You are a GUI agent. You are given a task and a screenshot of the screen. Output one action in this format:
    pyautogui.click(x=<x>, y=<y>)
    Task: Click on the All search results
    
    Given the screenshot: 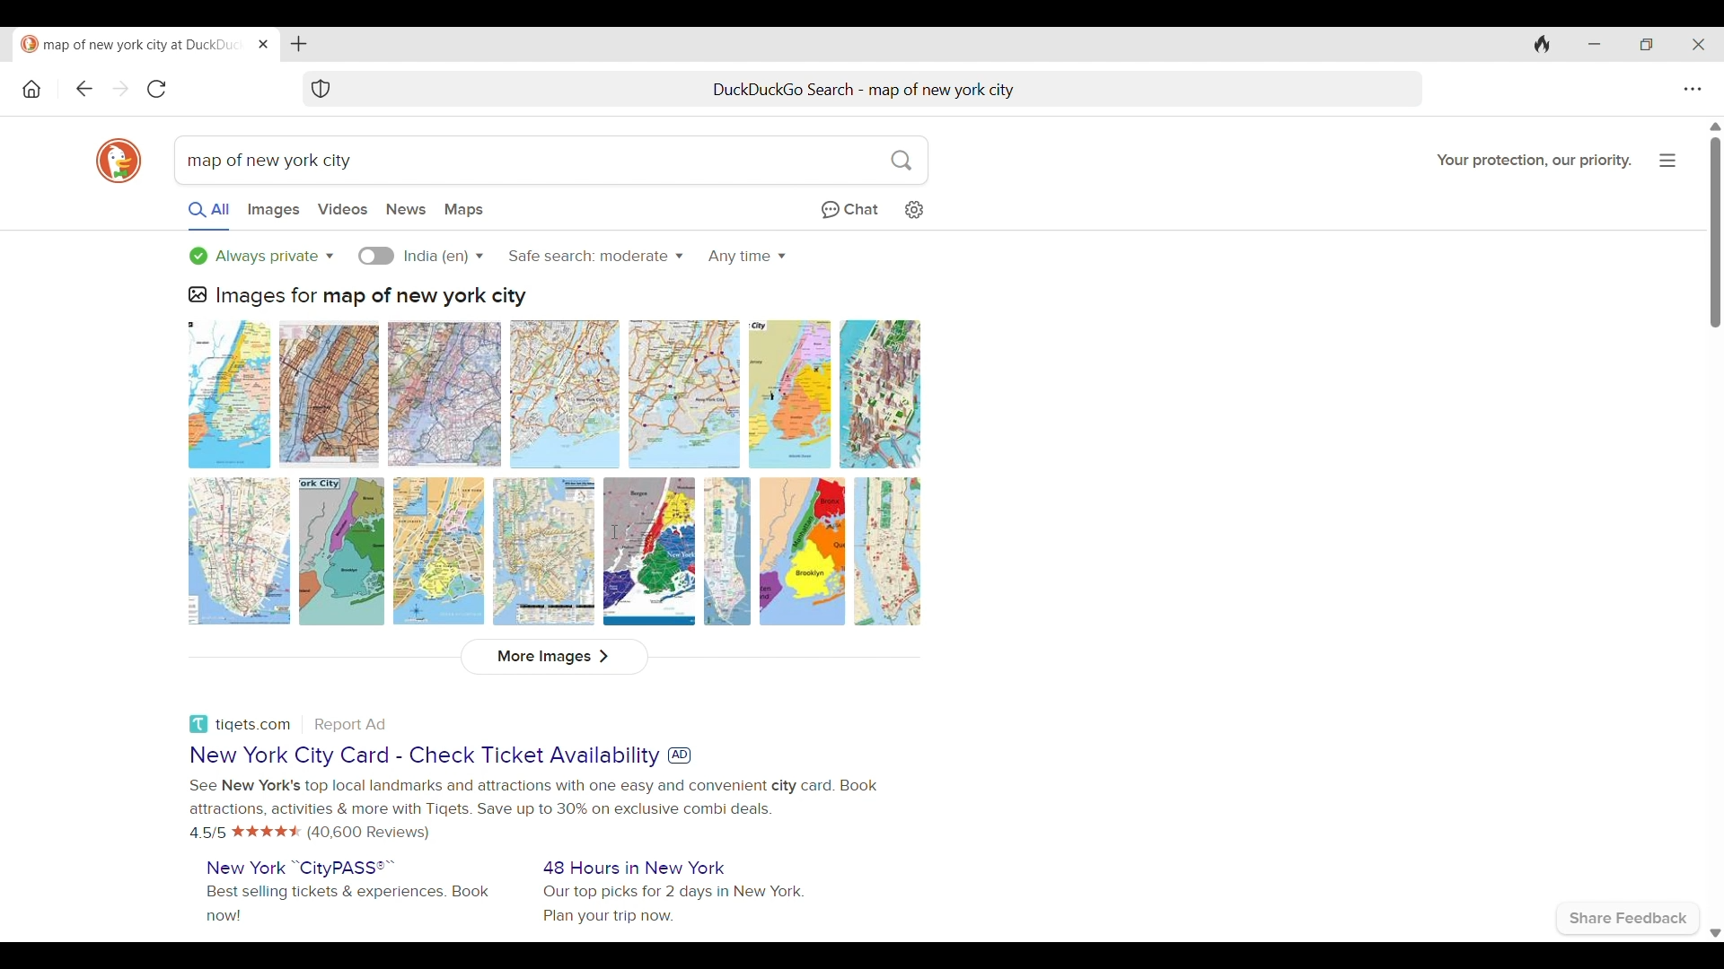 What is the action you would take?
    pyautogui.click(x=209, y=214)
    